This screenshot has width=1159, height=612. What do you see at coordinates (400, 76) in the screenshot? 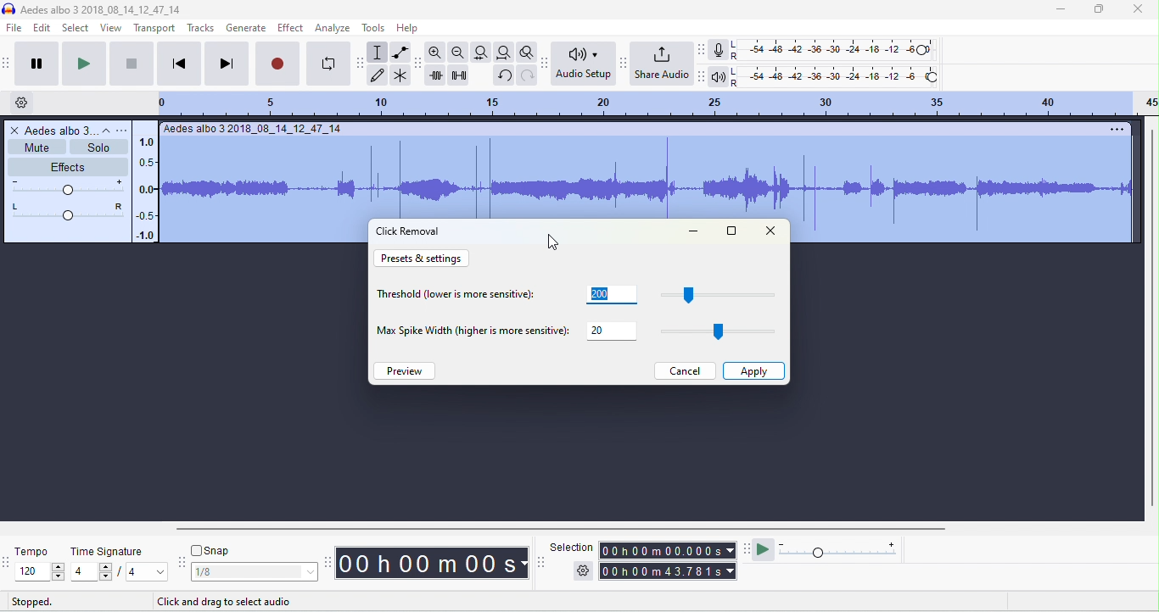
I see `multi tool` at bounding box center [400, 76].